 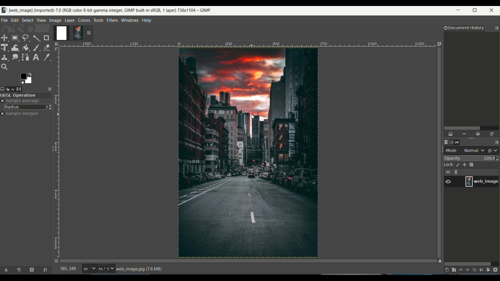 What do you see at coordinates (89, 33) in the screenshot?
I see `remove image` at bounding box center [89, 33].